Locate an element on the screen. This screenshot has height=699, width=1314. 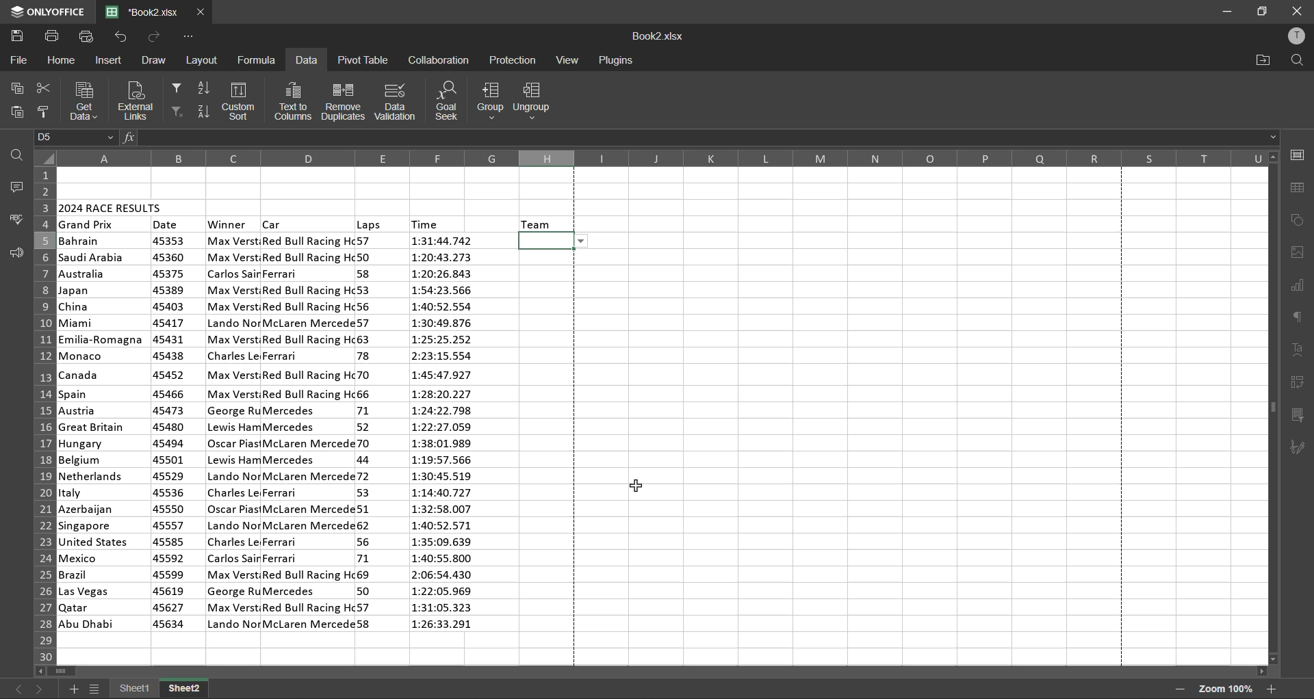
paste is located at coordinates (14, 114).